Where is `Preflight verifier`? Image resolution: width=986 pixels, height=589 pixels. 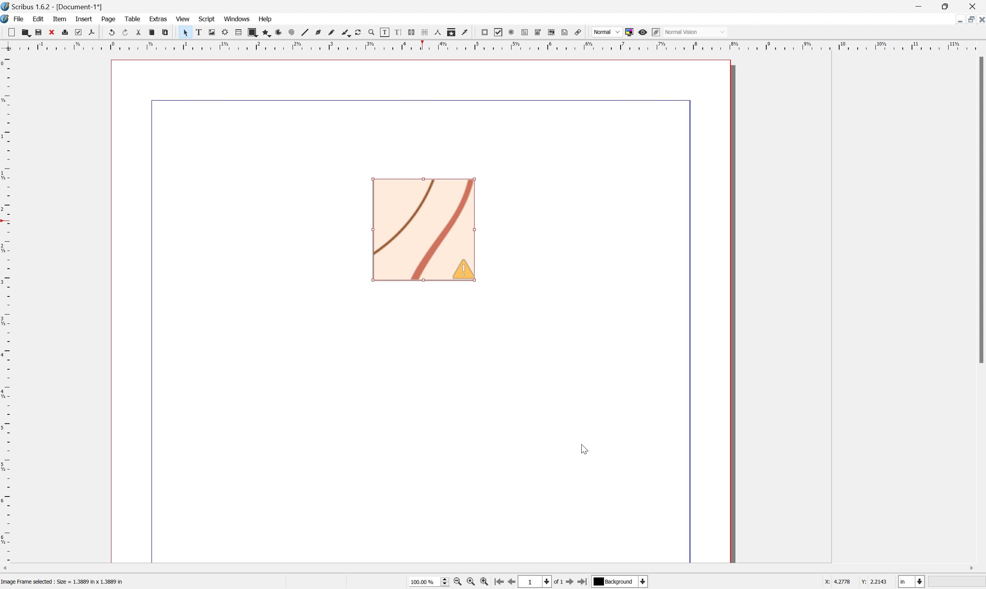 Preflight verifier is located at coordinates (79, 32).